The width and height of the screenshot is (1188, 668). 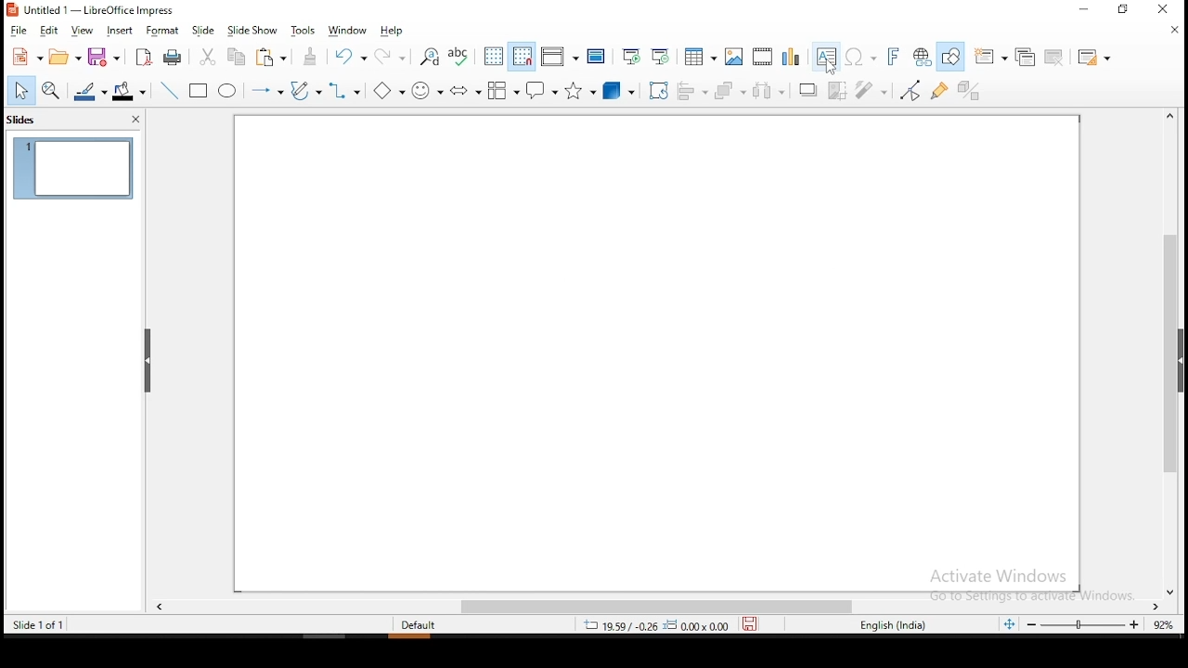 What do you see at coordinates (200, 89) in the screenshot?
I see `rectangle` at bounding box center [200, 89].